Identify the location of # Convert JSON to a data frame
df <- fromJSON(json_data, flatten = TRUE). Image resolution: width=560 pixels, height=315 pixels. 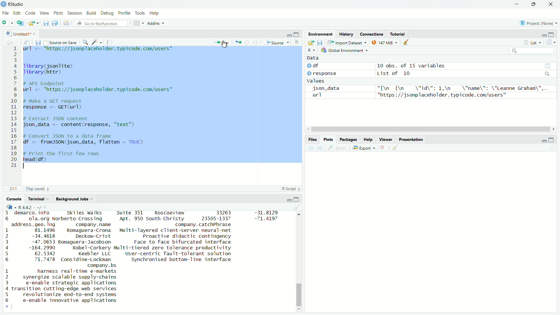
(85, 139).